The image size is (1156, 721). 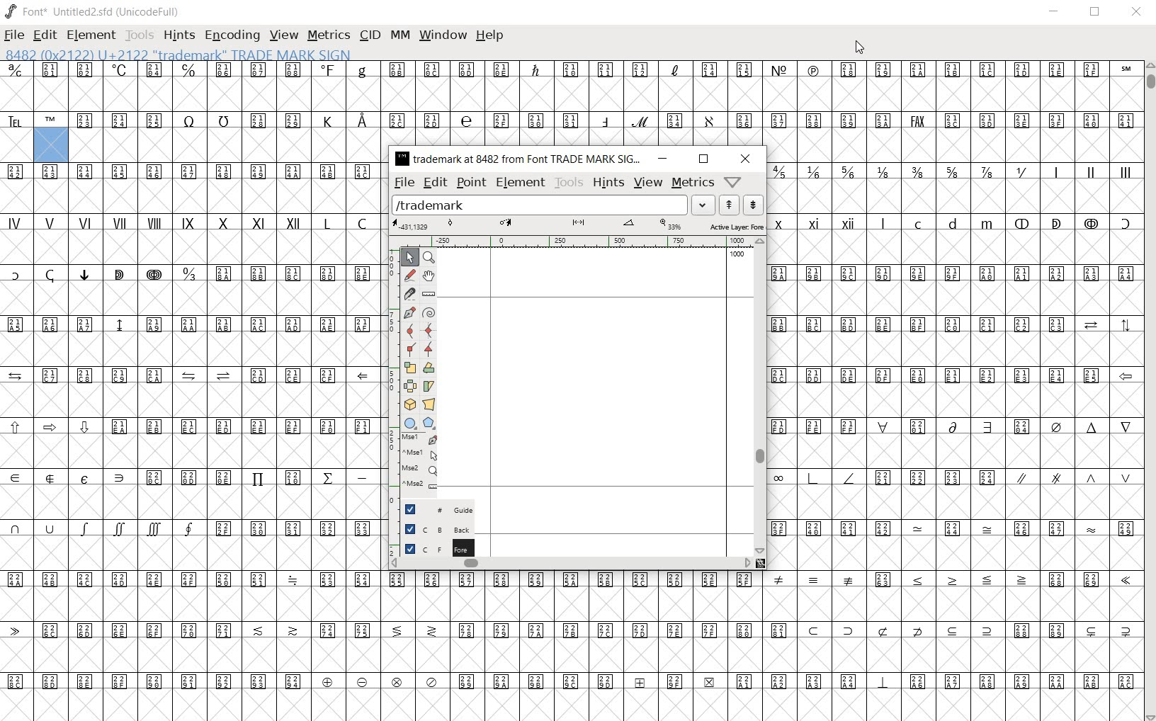 What do you see at coordinates (433, 527) in the screenshot?
I see `background` at bounding box center [433, 527].